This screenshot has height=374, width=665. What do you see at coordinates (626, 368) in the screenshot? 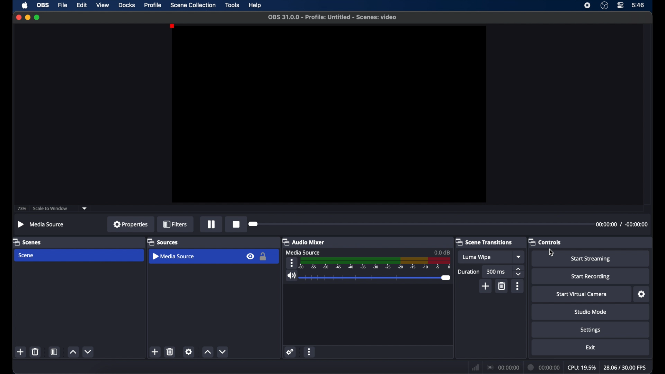
I see `fps` at bounding box center [626, 368].